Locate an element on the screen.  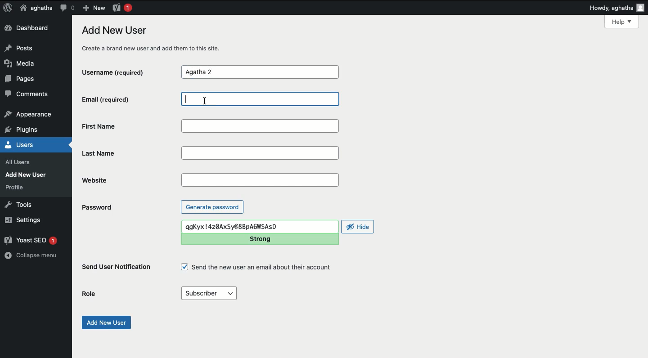
plugins is located at coordinates (26, 130).